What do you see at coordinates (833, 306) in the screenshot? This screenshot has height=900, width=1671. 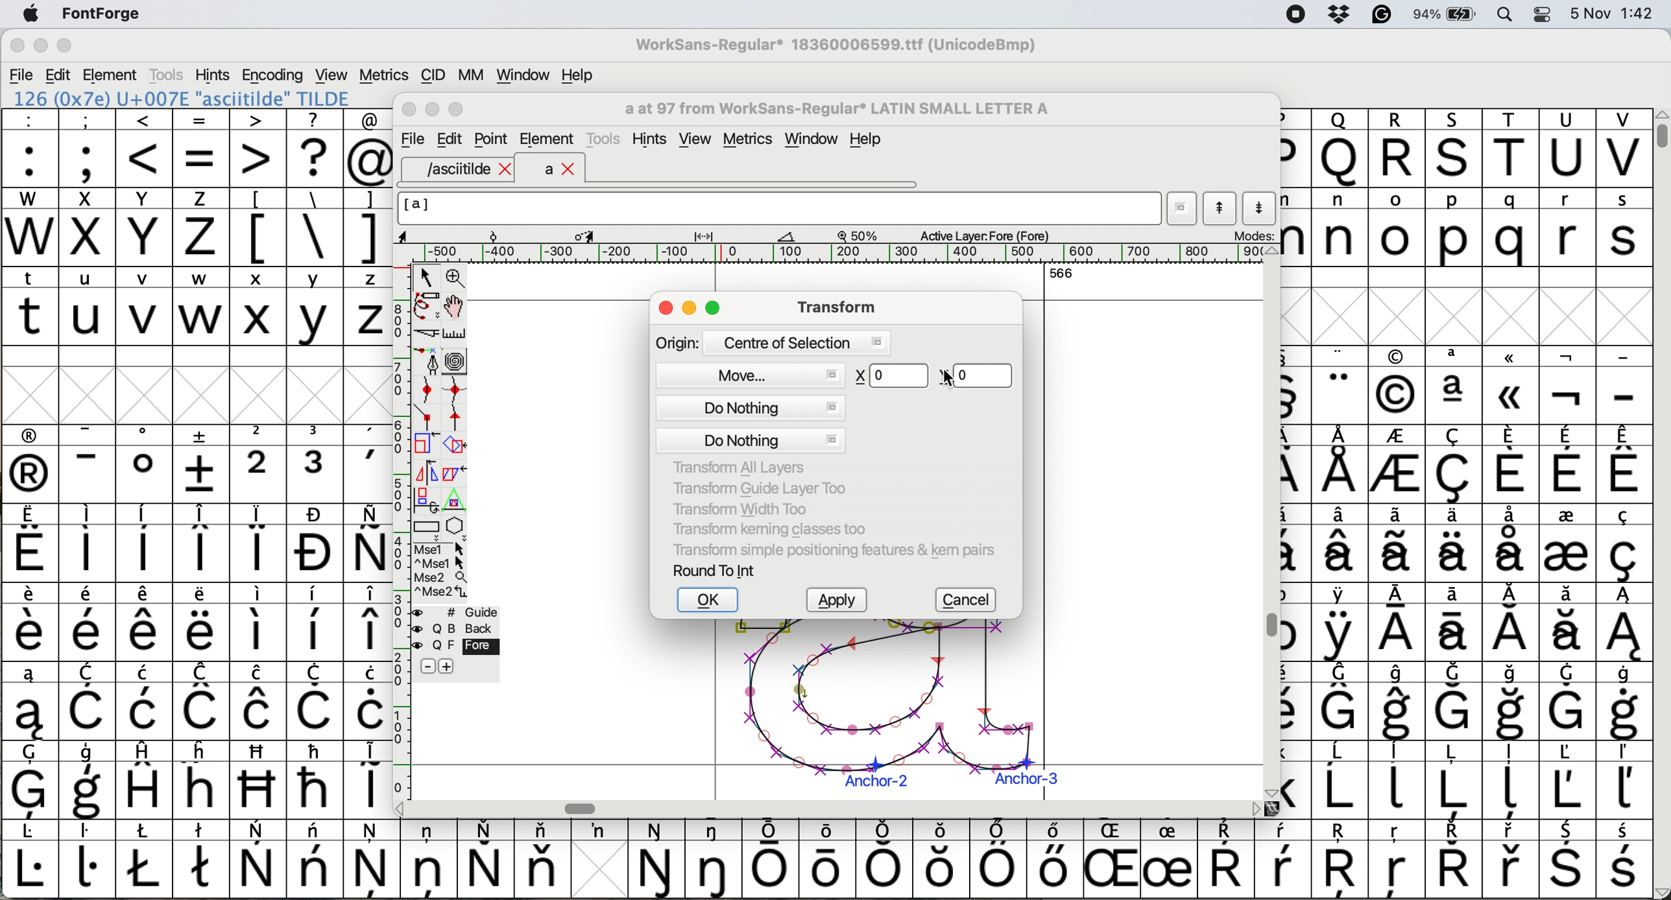 I see `transform` at bounding box center [833, 306].